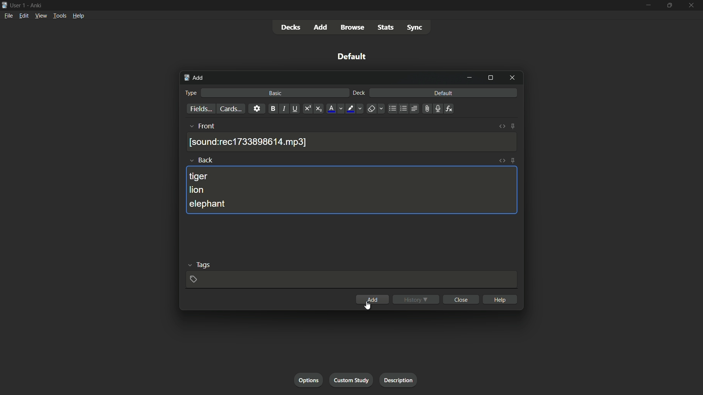 This screenshot has height=395, width=703. What do you see at coordinates (350, 109) in the screenshot?
I see `highlight text` at bounding box center [350, 109].